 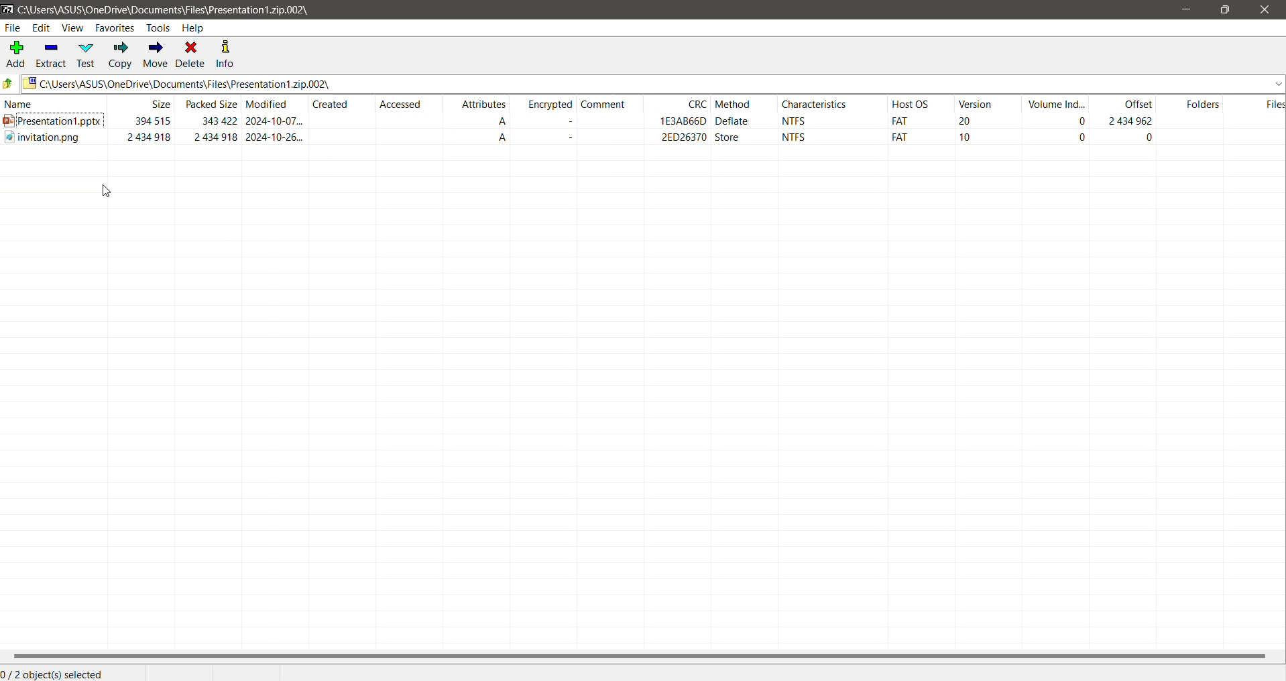 I want to click on presentation’.pptx, so click(x=52, y=123).